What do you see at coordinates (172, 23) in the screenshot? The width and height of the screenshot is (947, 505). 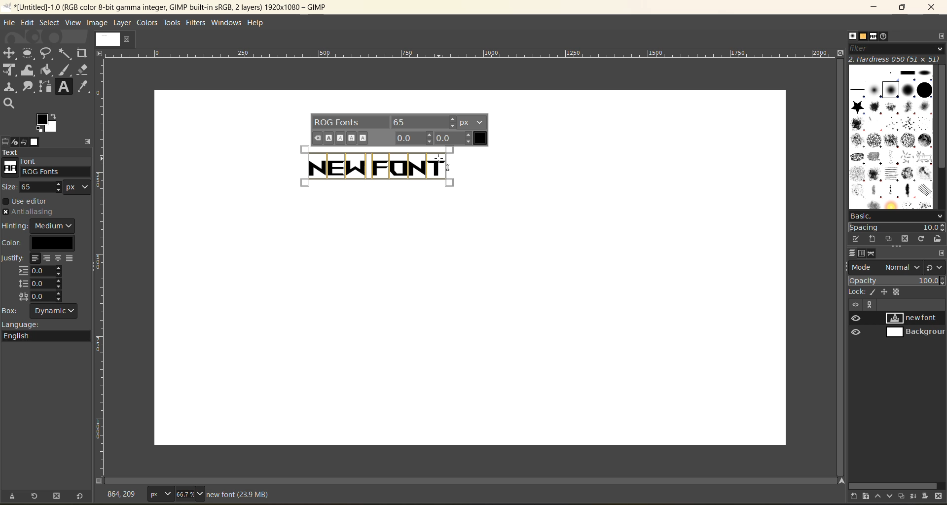 I see `tools` at bounding box center [172, 23].